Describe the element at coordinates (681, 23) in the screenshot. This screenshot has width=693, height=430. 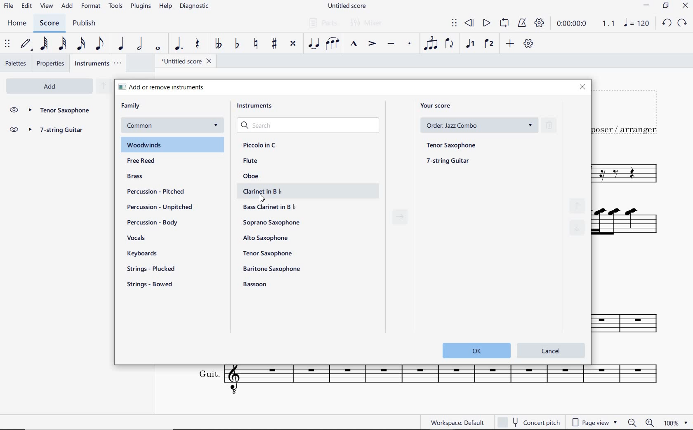
I see `REDO` at that location.